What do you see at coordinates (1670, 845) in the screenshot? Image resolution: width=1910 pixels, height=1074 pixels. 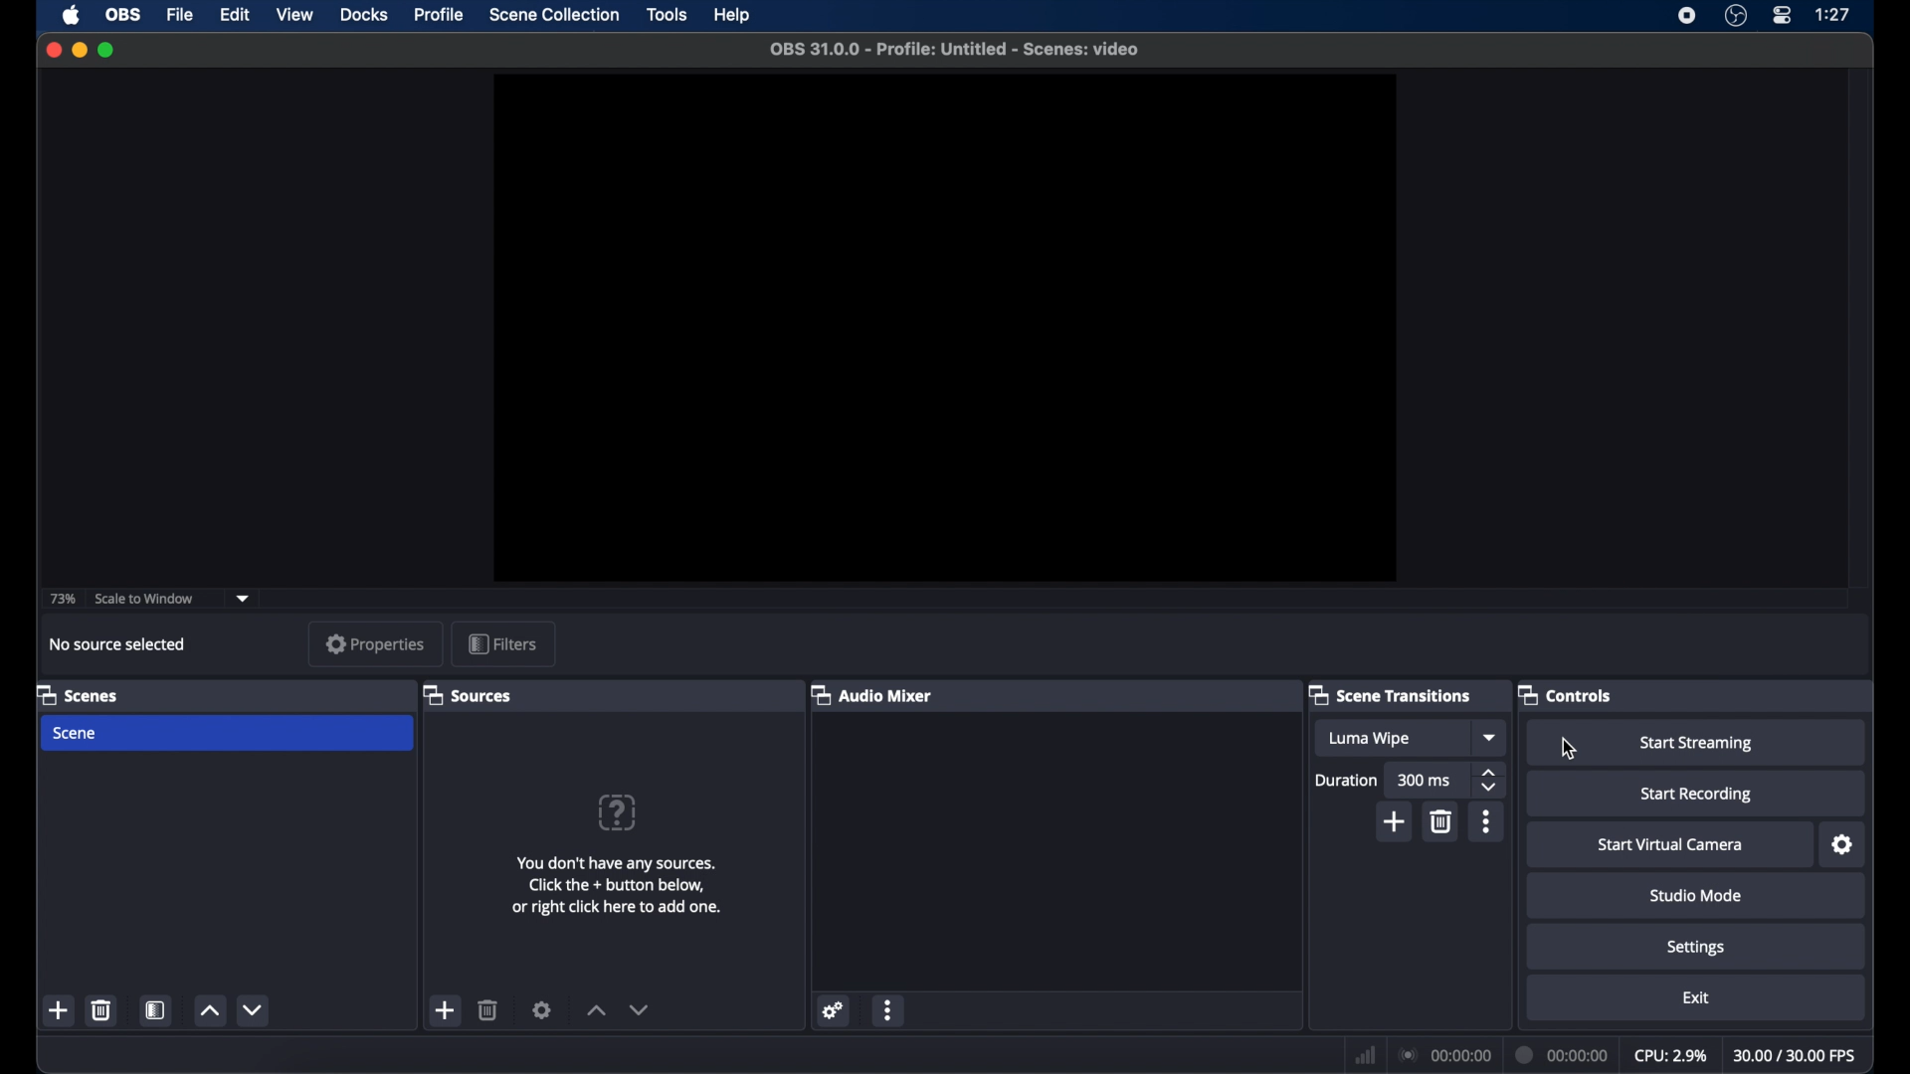 I see `start virtual camera` at bounding box center [1670, 845].